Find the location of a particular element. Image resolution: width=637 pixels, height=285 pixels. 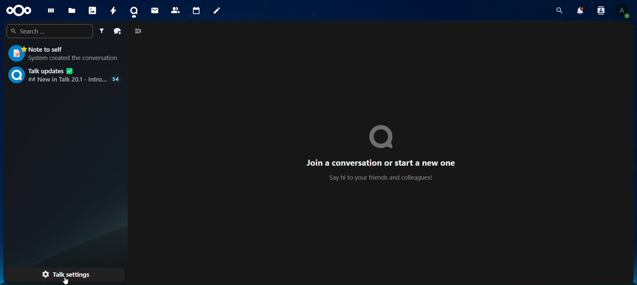

Cursor is located at coordinates (64, 280).